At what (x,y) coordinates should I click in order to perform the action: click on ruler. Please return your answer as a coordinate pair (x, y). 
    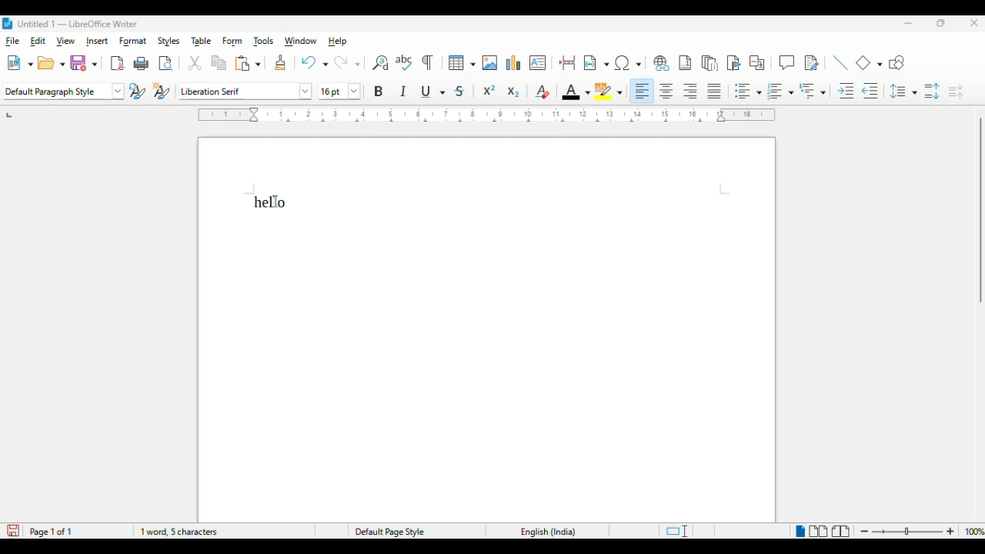
    Looking at the image, I should click on (485, 115).